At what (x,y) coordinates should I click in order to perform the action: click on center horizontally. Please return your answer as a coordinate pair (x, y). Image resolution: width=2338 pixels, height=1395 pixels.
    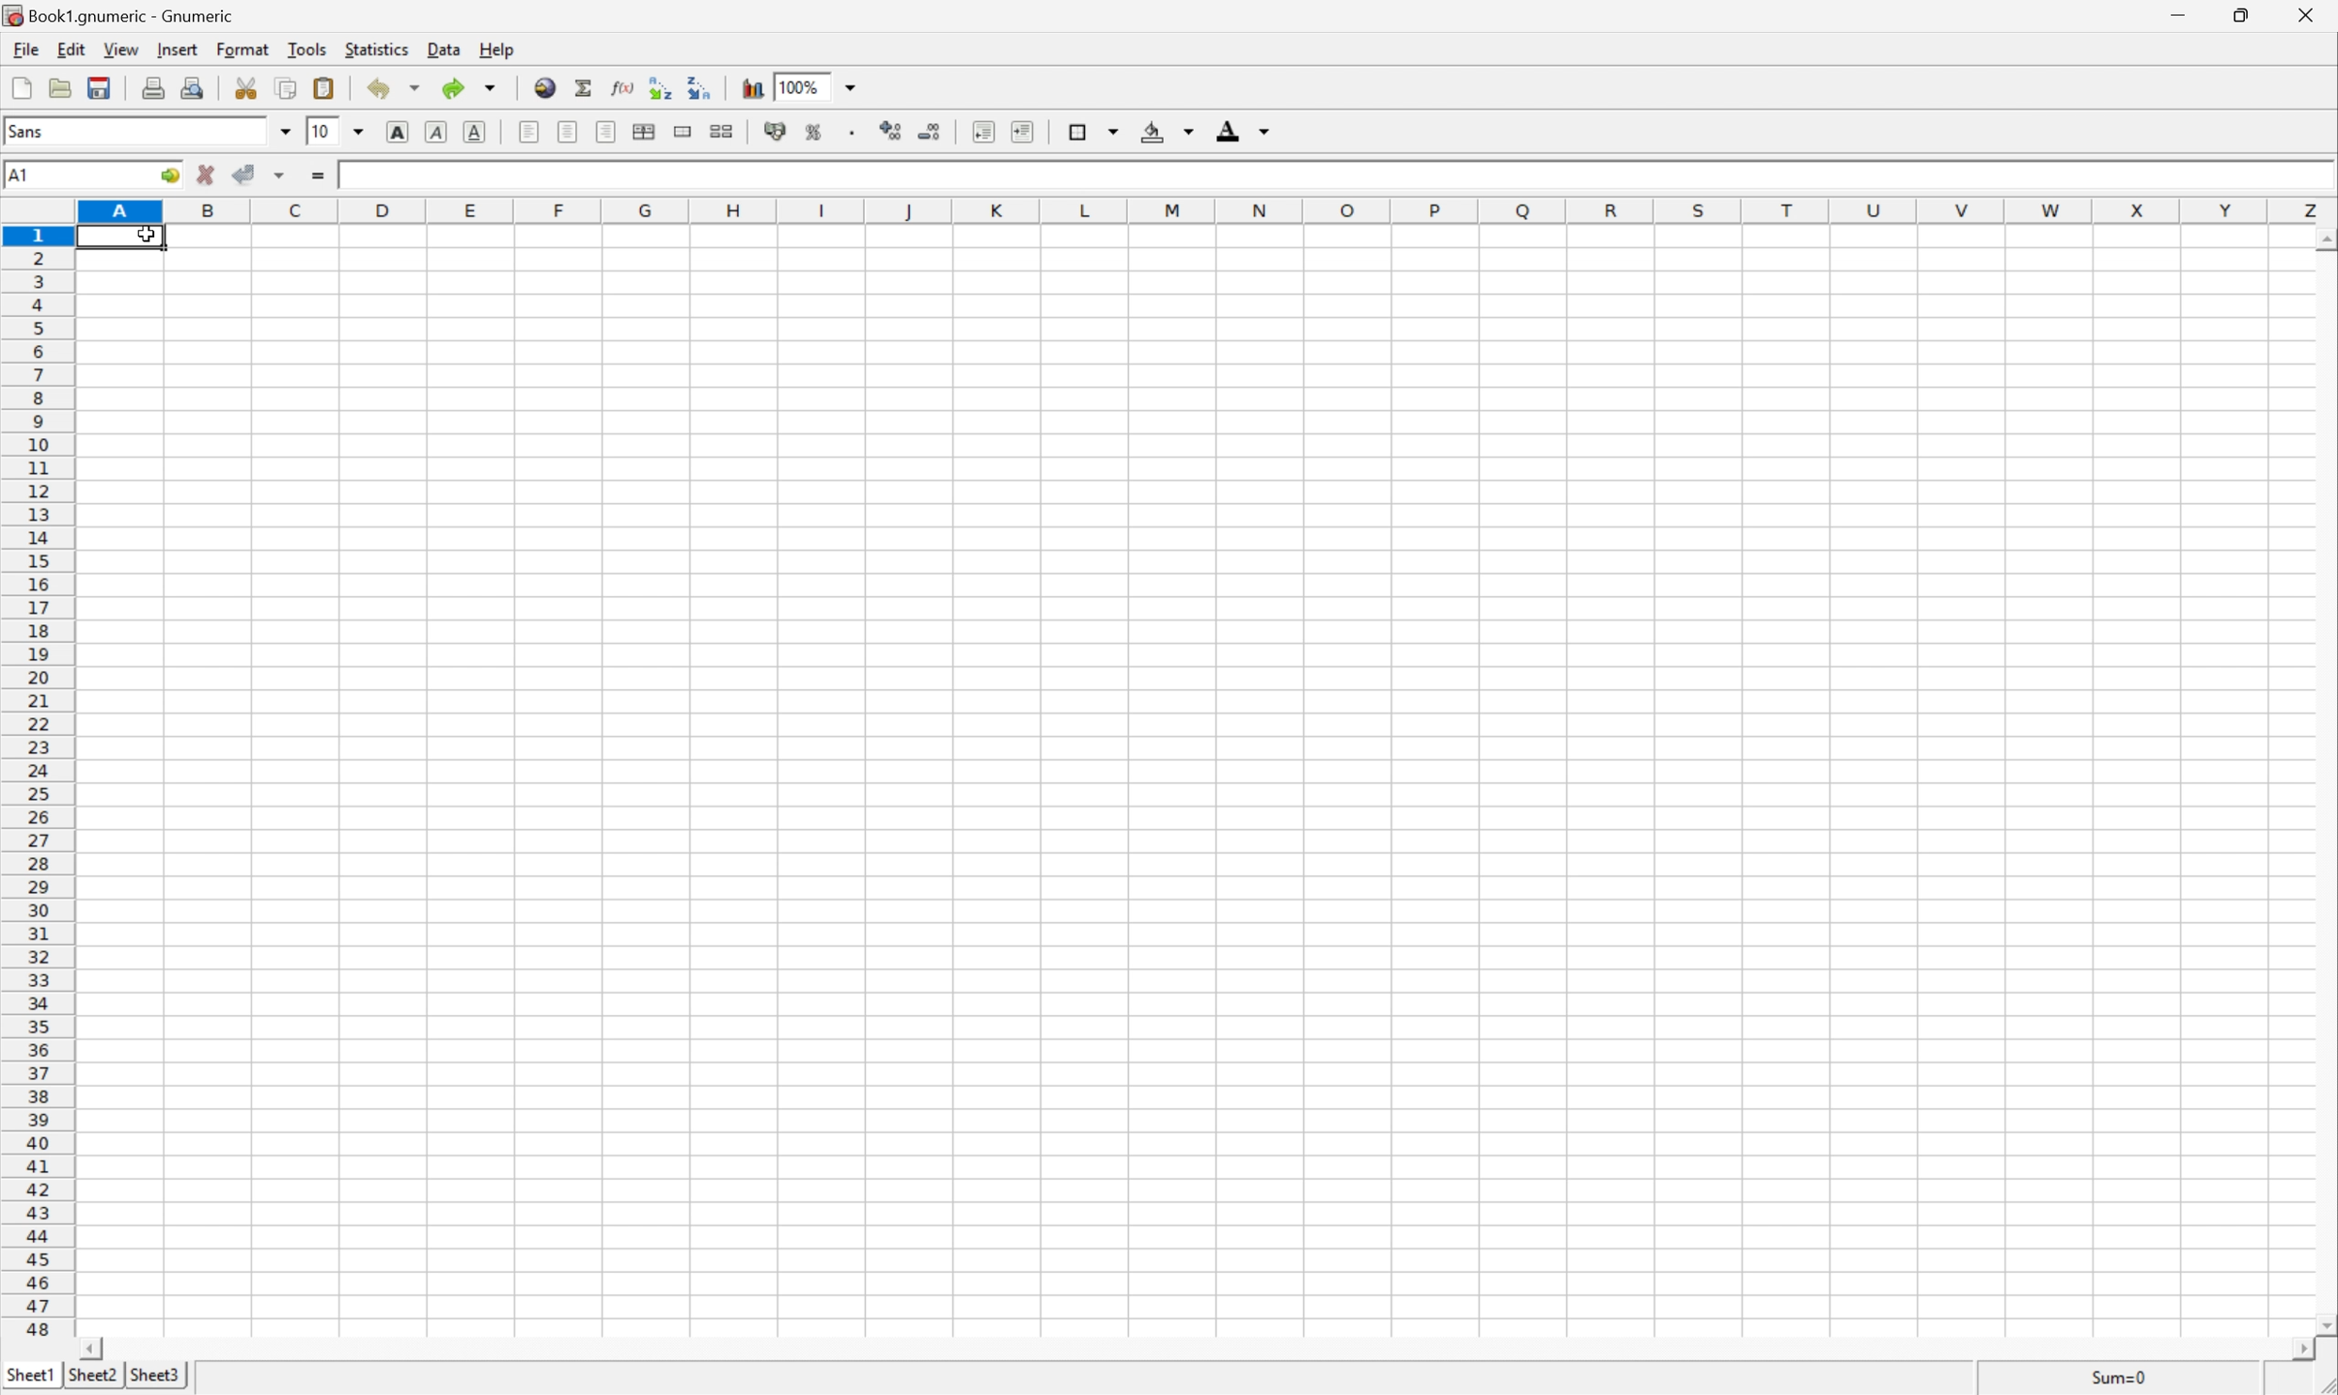
    Looking at the image, I should click on (648, 132).